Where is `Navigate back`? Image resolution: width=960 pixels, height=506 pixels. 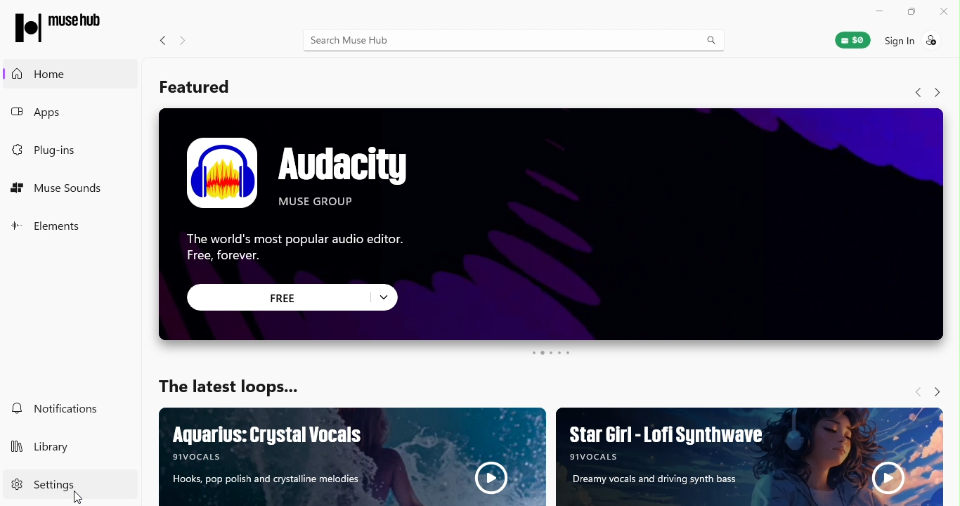 Navigate back is located at coordinates (917, 92).